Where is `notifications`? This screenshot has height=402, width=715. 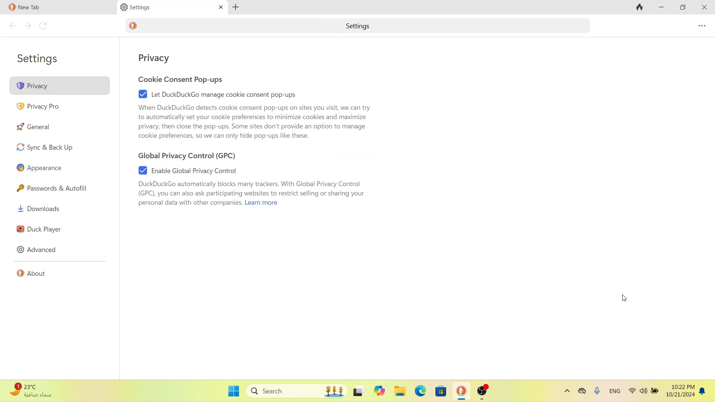 notifications is located at coordinates (703, 393).